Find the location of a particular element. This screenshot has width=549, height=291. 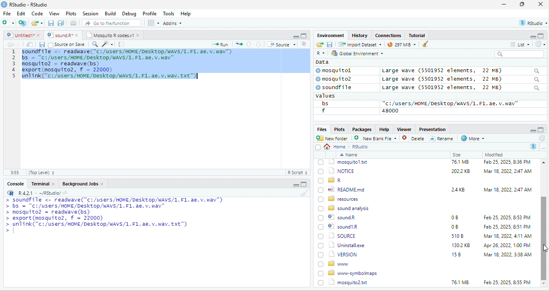

Presentation is located at coordinates (432, 129).